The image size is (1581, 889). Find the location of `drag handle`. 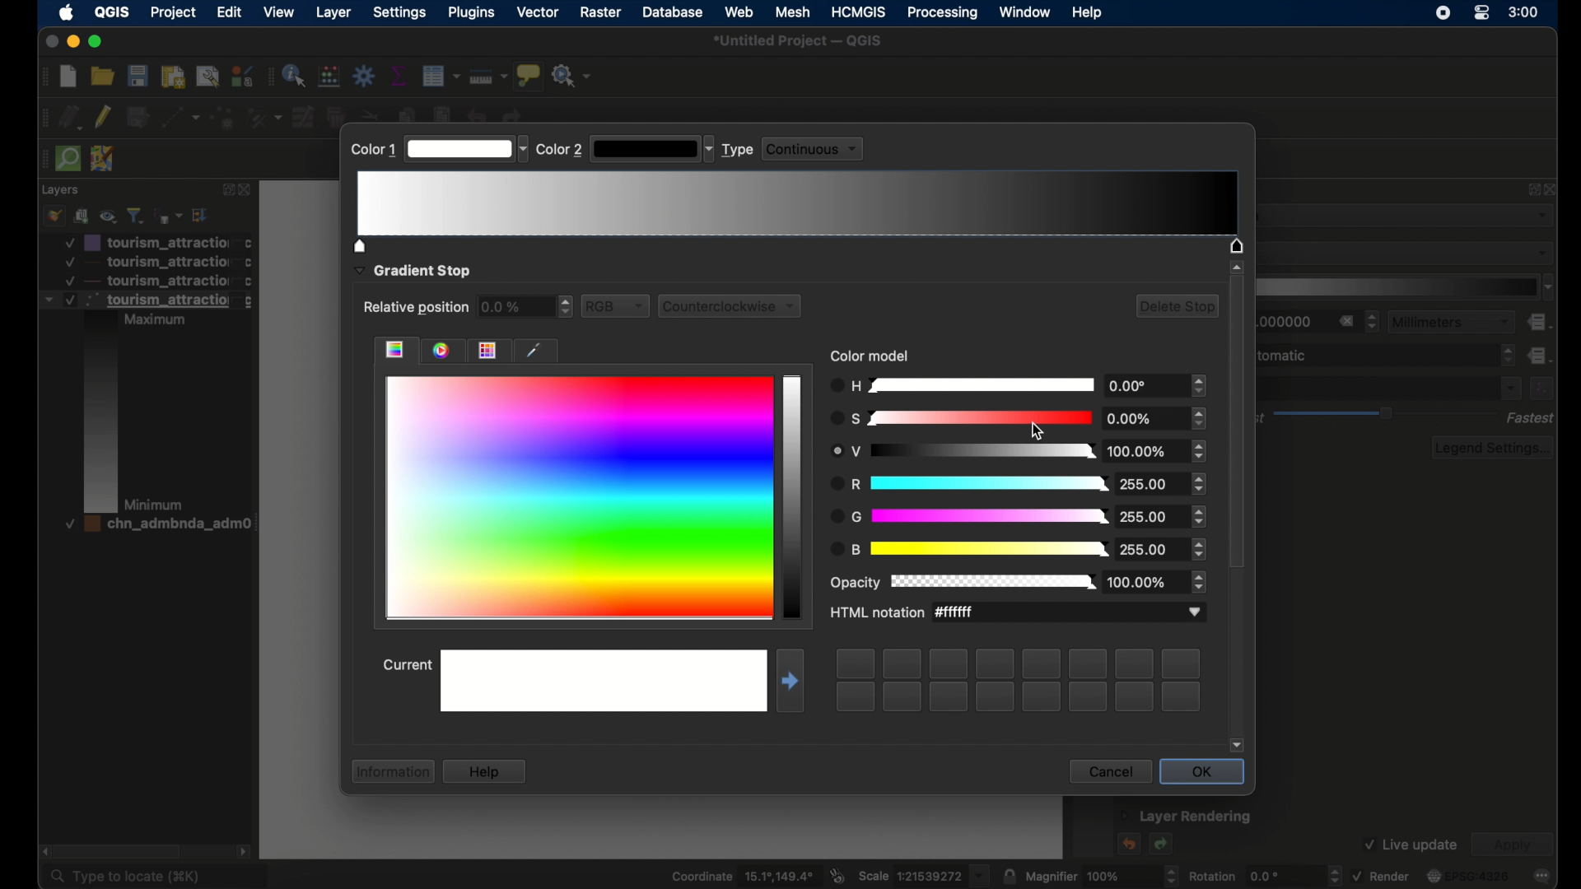

drag handle is located at coordinates (40, 159).